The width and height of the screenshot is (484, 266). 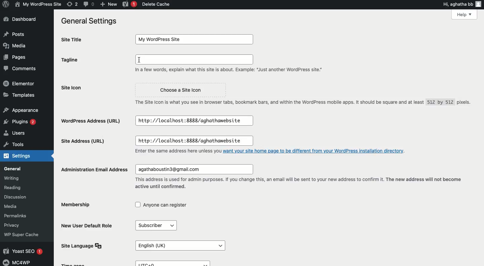 I want to click on  My Wordpress Site , so click(x=195, y=39).